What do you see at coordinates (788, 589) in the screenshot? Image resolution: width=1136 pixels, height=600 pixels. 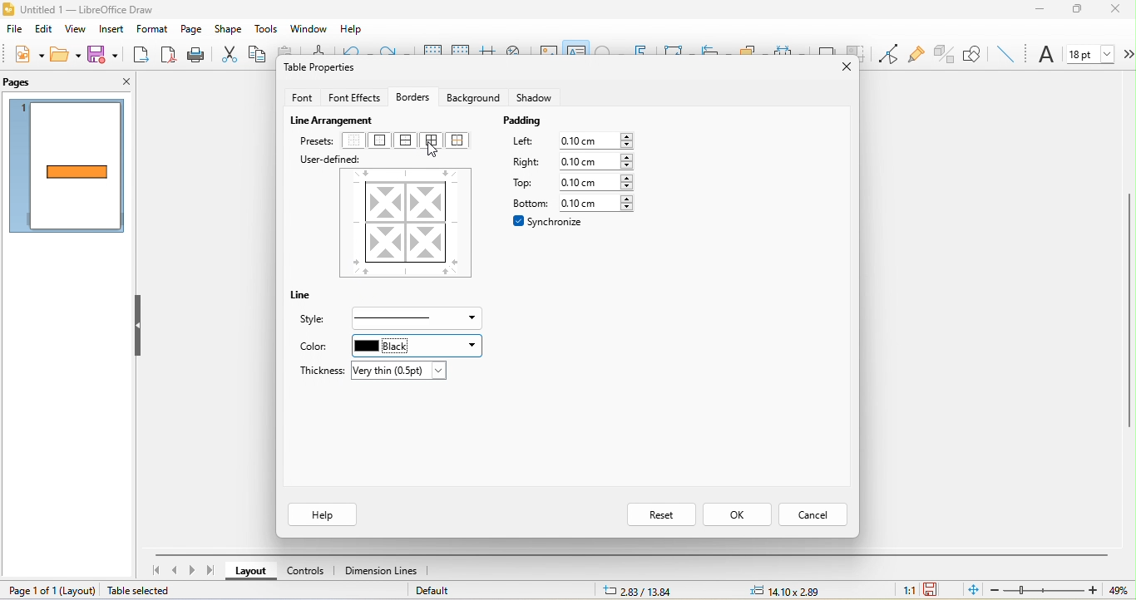 I see `14.10x2.89` at bounding box center [788, 589].